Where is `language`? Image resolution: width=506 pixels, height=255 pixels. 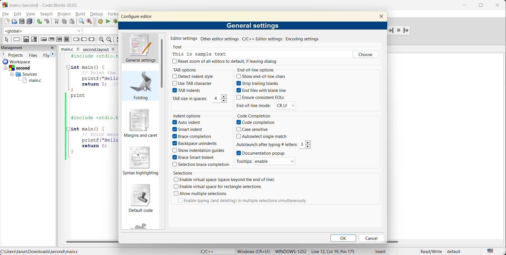 language is located at coordinates (214, 251).